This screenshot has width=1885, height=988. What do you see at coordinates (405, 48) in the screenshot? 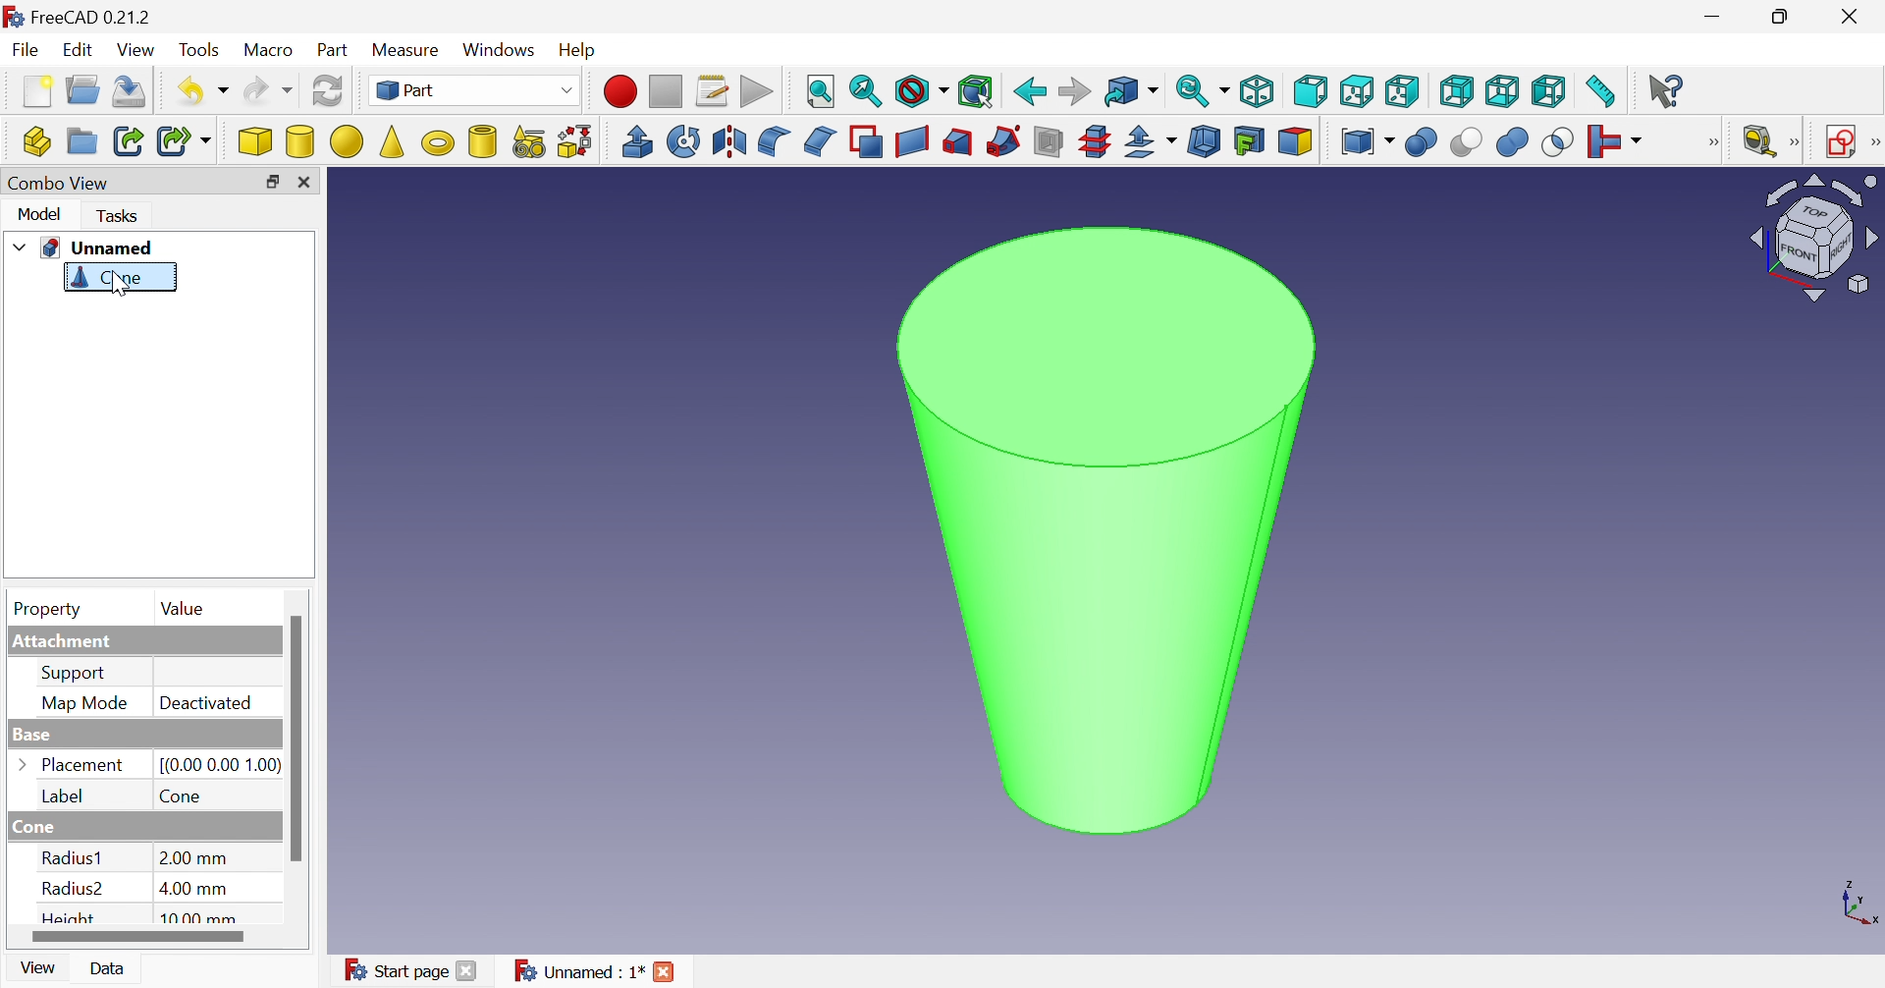
I see `Measure` at bounding box center [405, 48].